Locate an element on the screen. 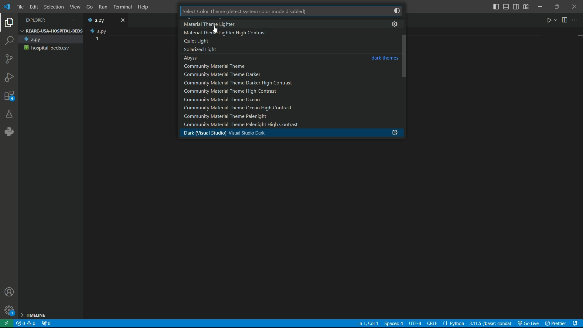 The height and width of the screenshot is (328, 583). Timeline is located at coordinates (36, 316).